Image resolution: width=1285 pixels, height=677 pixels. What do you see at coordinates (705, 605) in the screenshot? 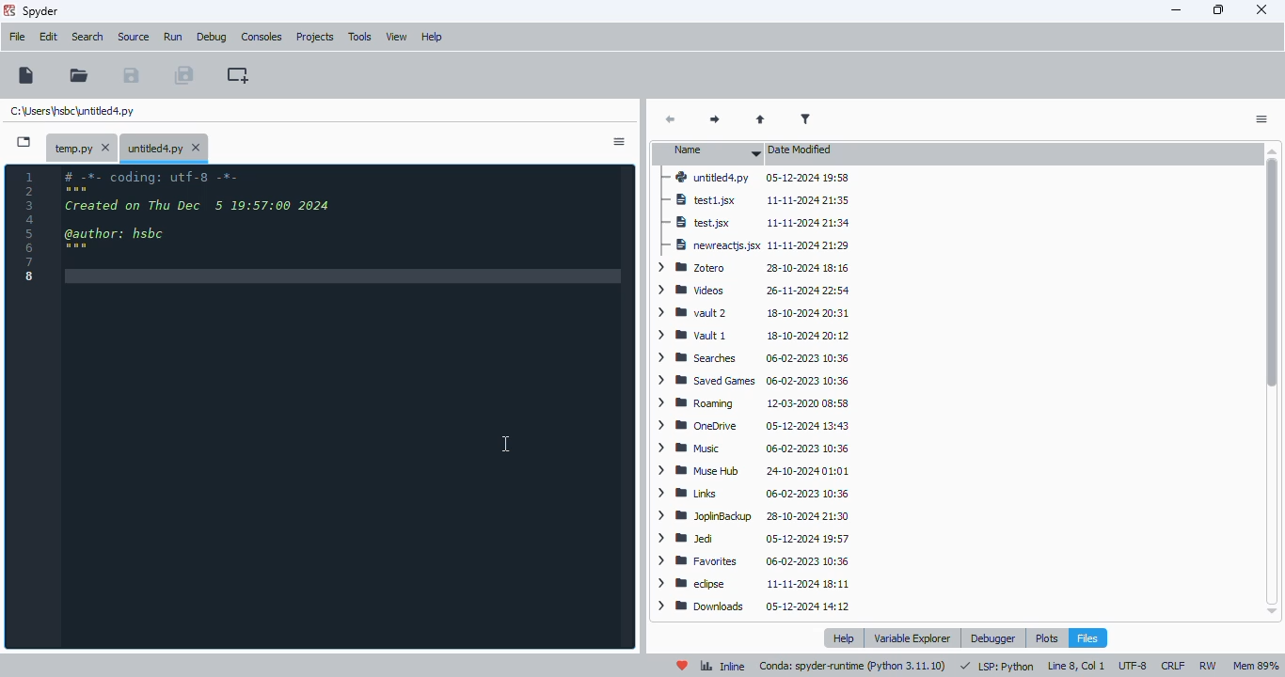
I see `downloads` at bounding box center [705, 605].